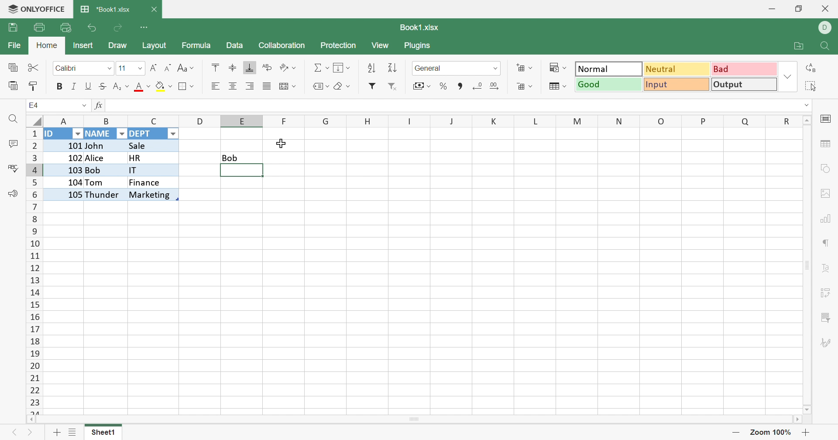 This screenshot has height=440, width=838. I want to click on Sale, so click(142, 145).